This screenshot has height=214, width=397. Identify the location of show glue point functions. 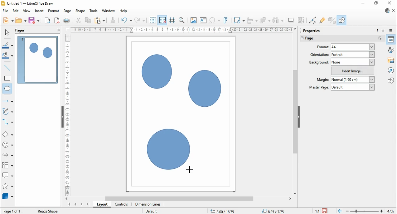
(323, 20).